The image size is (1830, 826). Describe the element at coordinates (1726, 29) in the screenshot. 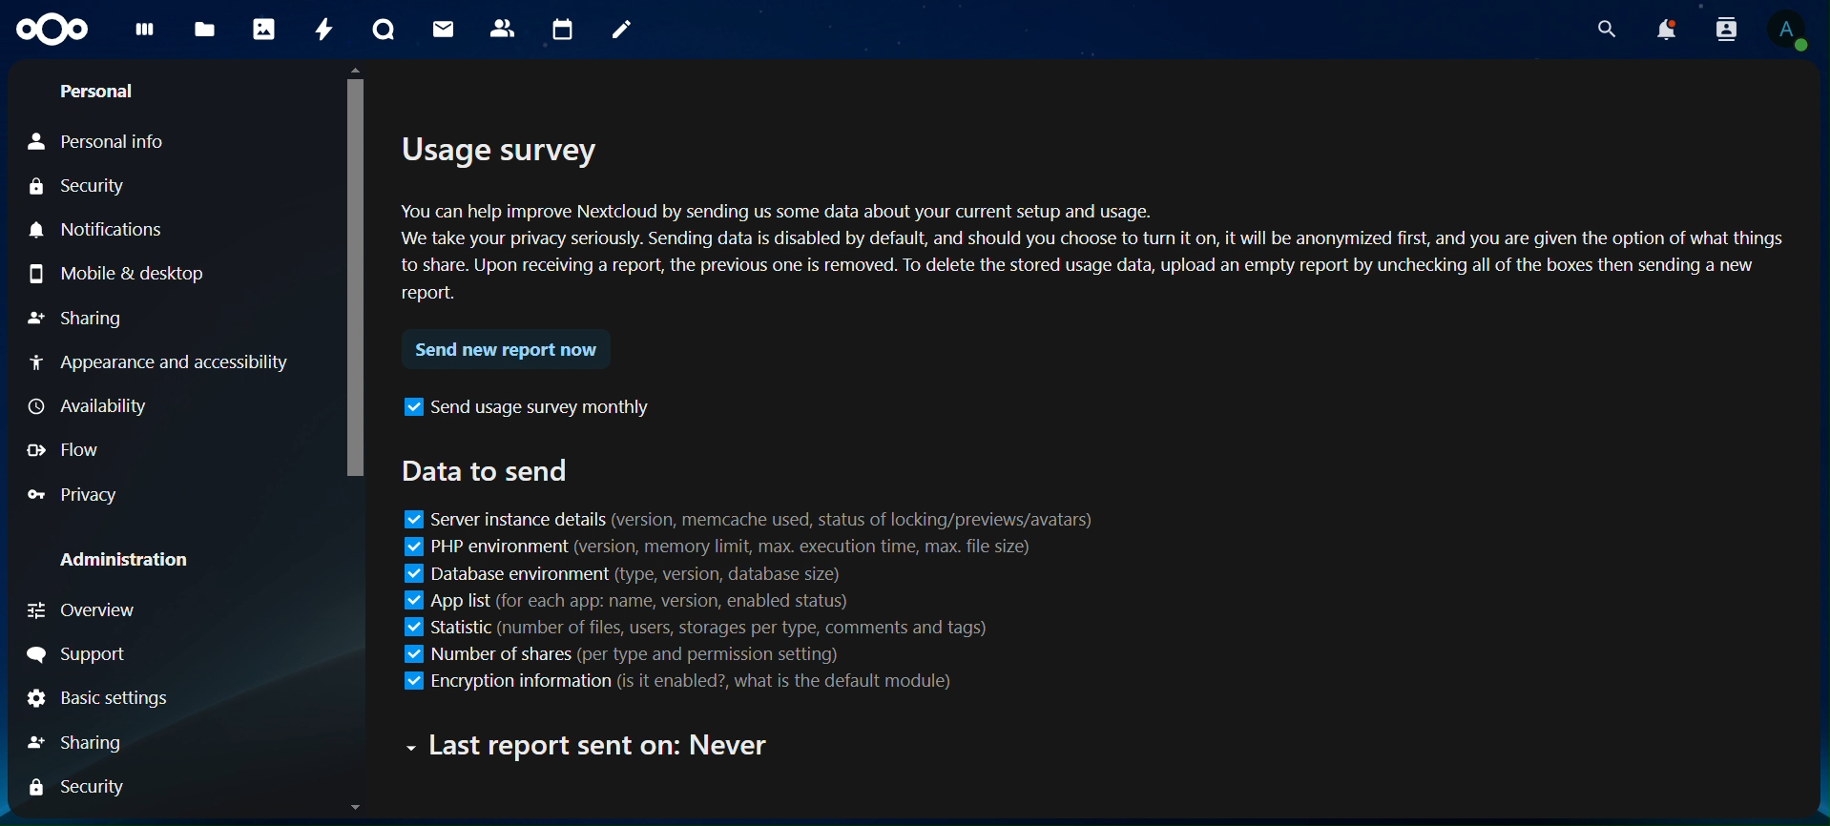

I see `search contacts` at that location.